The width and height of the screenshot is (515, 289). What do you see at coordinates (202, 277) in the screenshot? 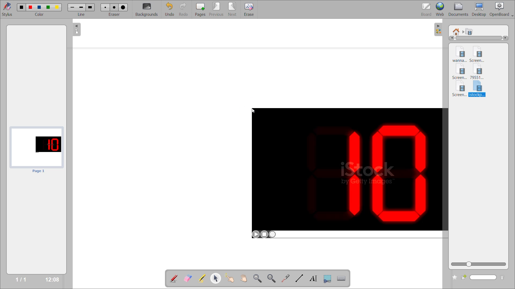
I see `highlight` at bounding box center [202, 277].